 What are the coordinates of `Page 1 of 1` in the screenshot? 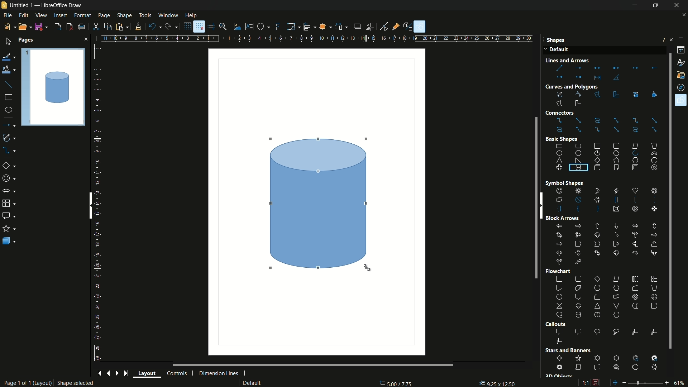 It's located at (21, 383).